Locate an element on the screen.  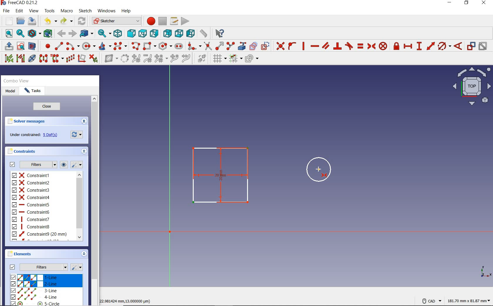
measure distance is located at coordinates (204, 33).